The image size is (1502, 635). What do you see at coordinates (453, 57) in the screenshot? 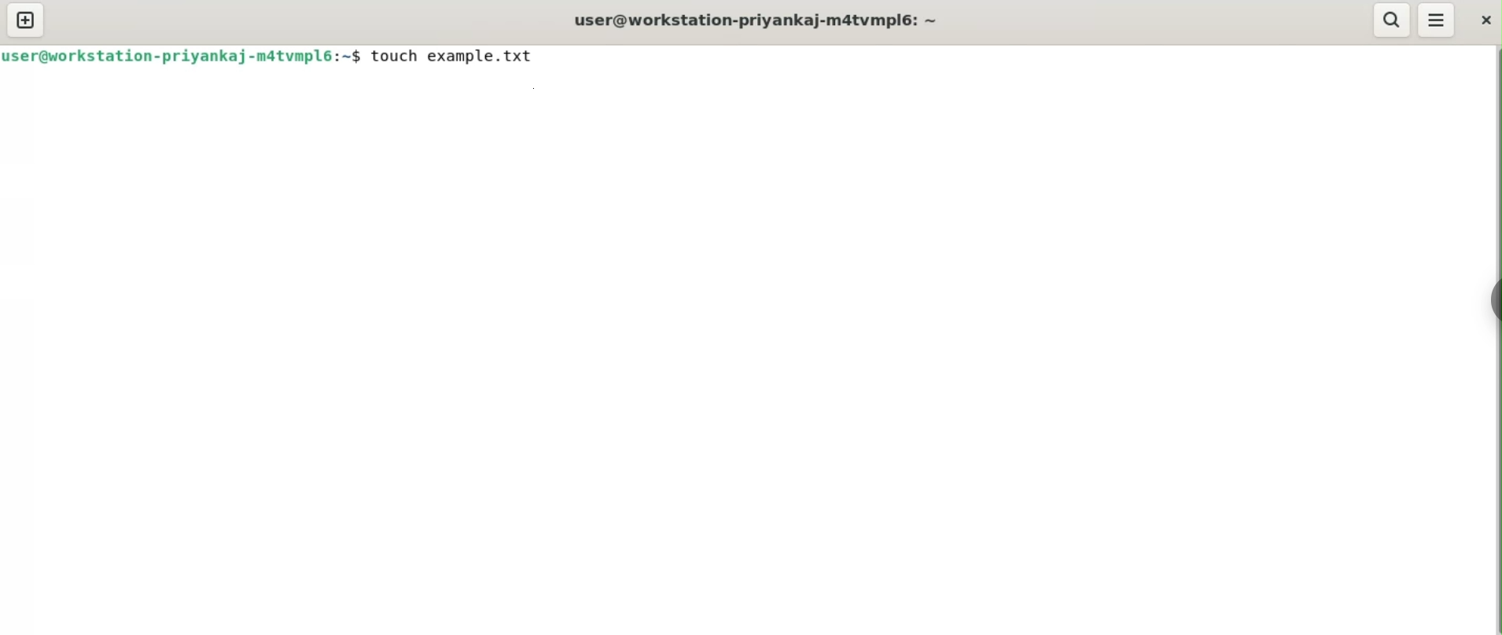
I see `touch example. txt` at bounding box center [453, 57].